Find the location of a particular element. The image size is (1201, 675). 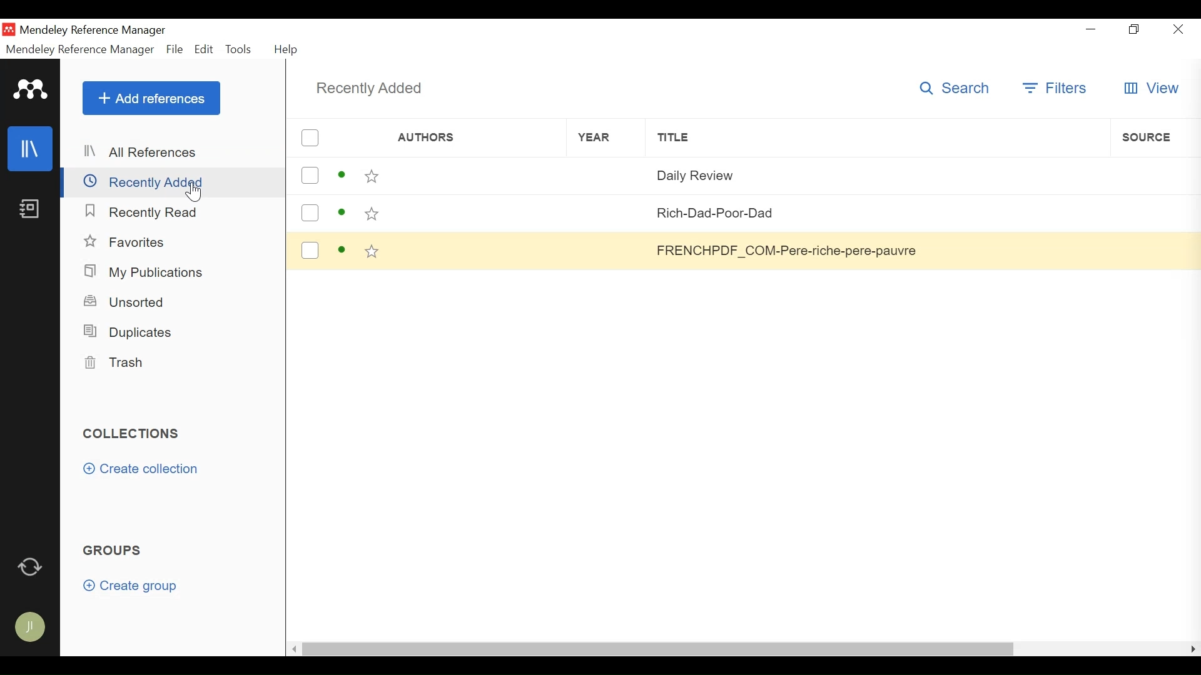

Close is located at coordinates (1177, 29).